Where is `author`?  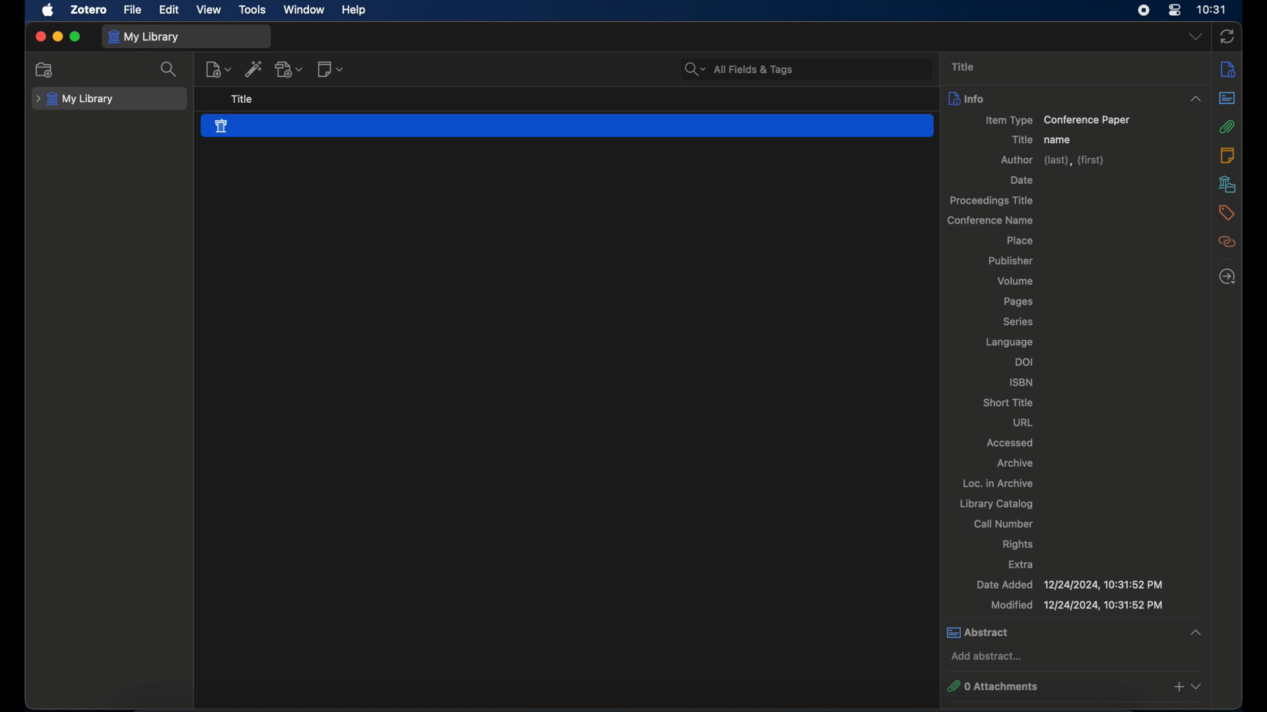
author is located at coordinates (1053, 160).